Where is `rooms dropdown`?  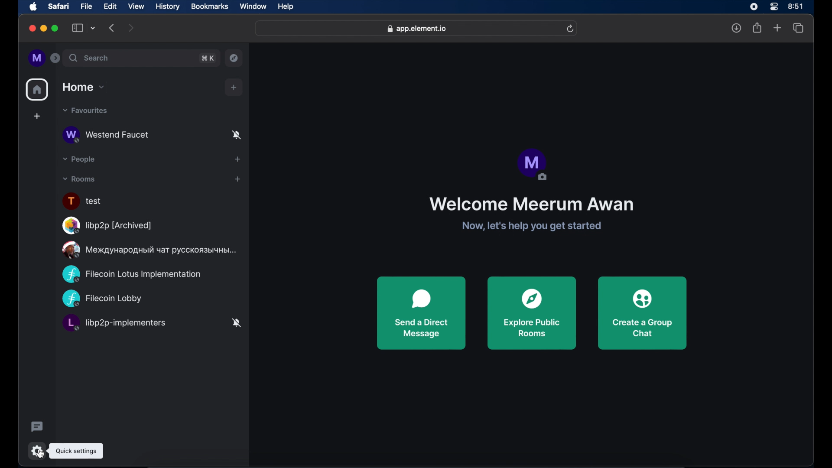 rooms dropdown is located at coordinates (79, 179).